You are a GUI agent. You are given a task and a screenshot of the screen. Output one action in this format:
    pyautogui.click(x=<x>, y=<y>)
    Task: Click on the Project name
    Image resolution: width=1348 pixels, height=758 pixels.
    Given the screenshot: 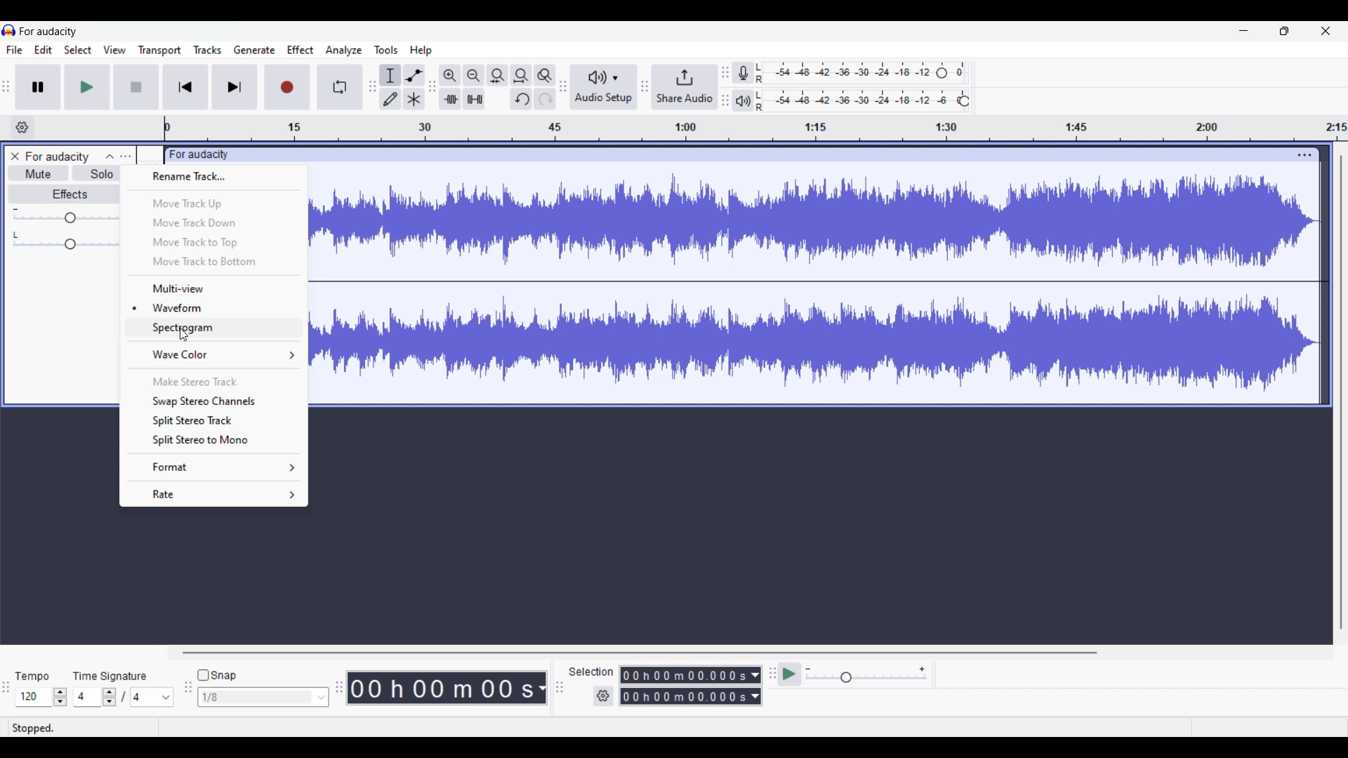 What is the action you would take?
    pyautogui.click(x=48, y=32)
    